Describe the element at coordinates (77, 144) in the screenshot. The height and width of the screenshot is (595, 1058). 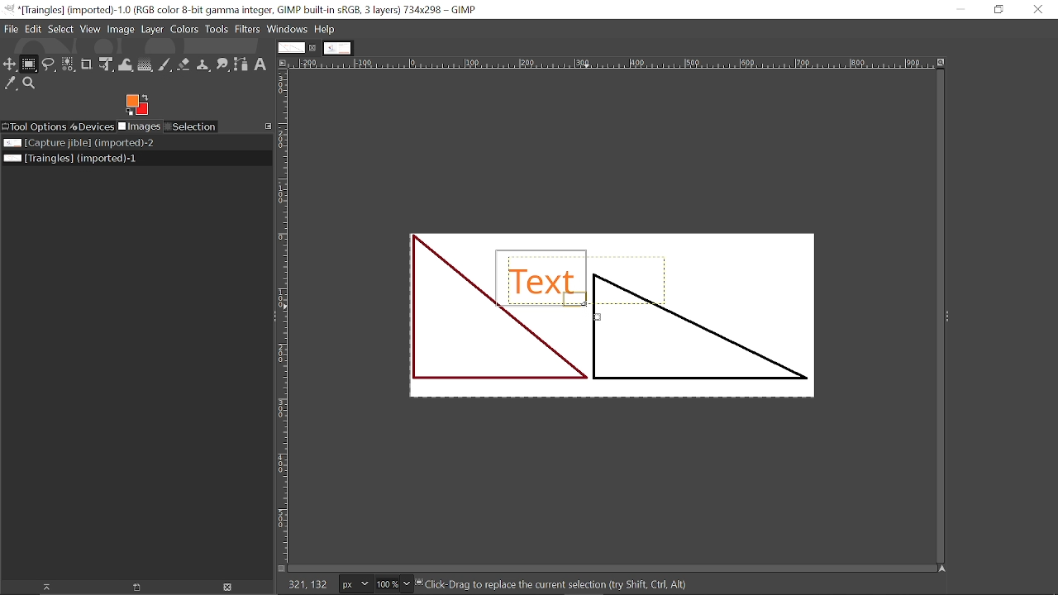
I see `Image file titled "Capture jible"` at that location.